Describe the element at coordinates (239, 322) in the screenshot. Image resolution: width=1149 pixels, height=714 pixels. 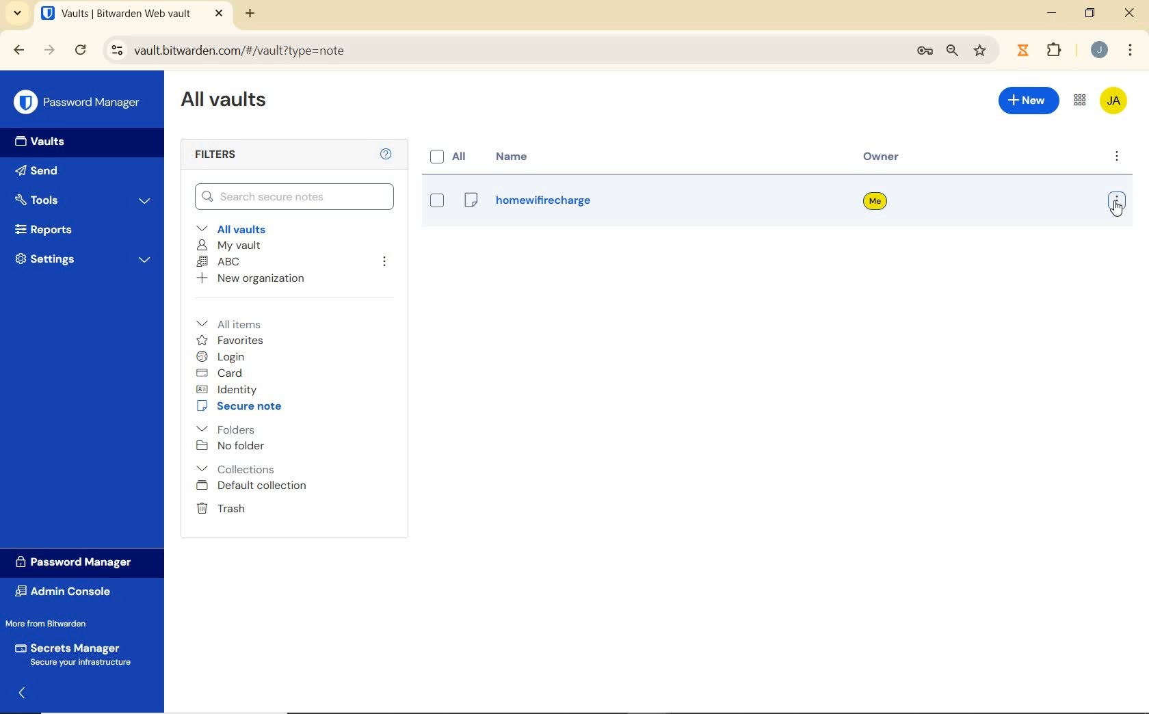
I see `All items` at that location.